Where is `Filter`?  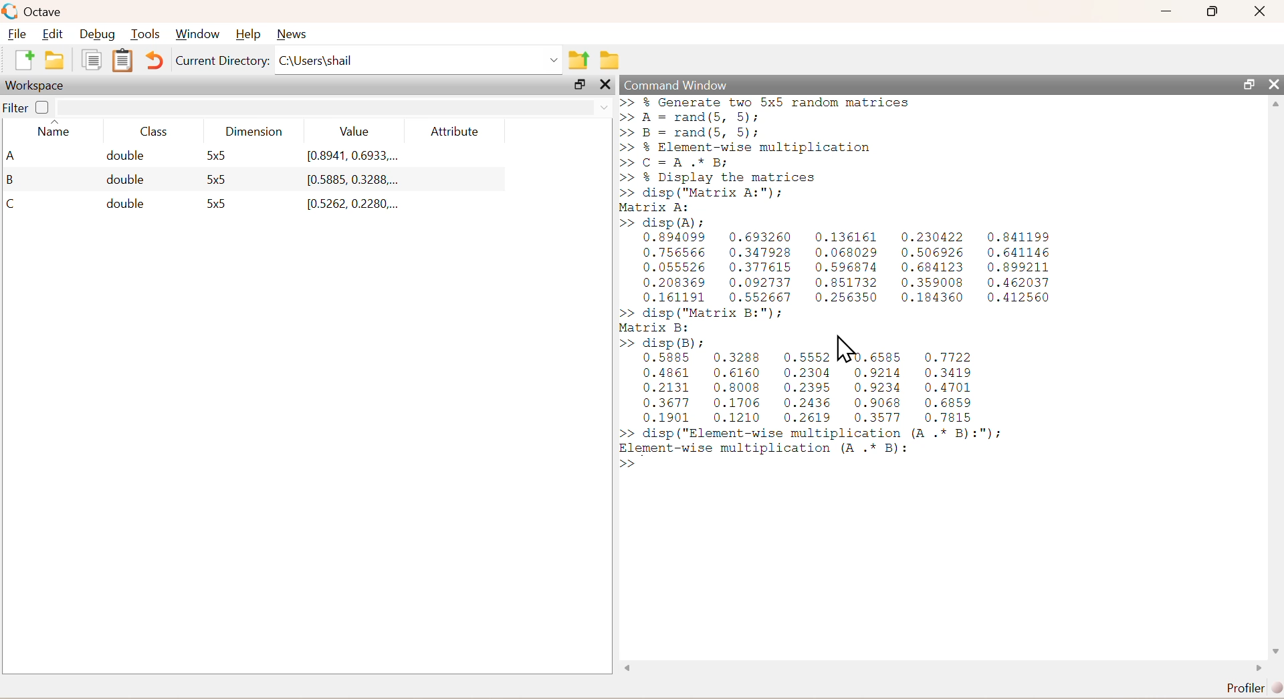 Filter is located at coordinates (31, 107).